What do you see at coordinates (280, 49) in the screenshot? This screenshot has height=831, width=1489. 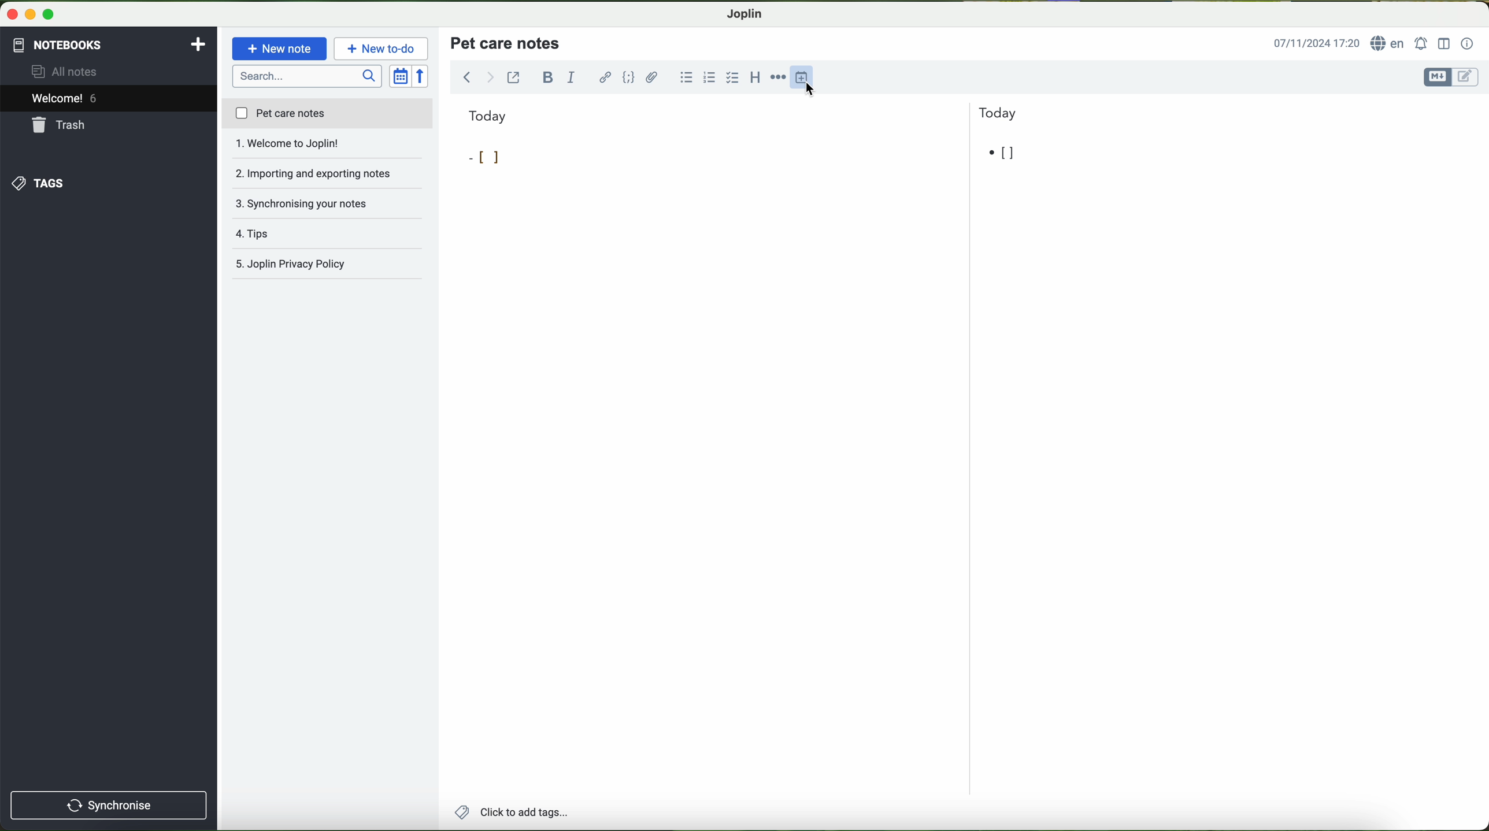 I see `new note button` at bounding box center [280, 49].